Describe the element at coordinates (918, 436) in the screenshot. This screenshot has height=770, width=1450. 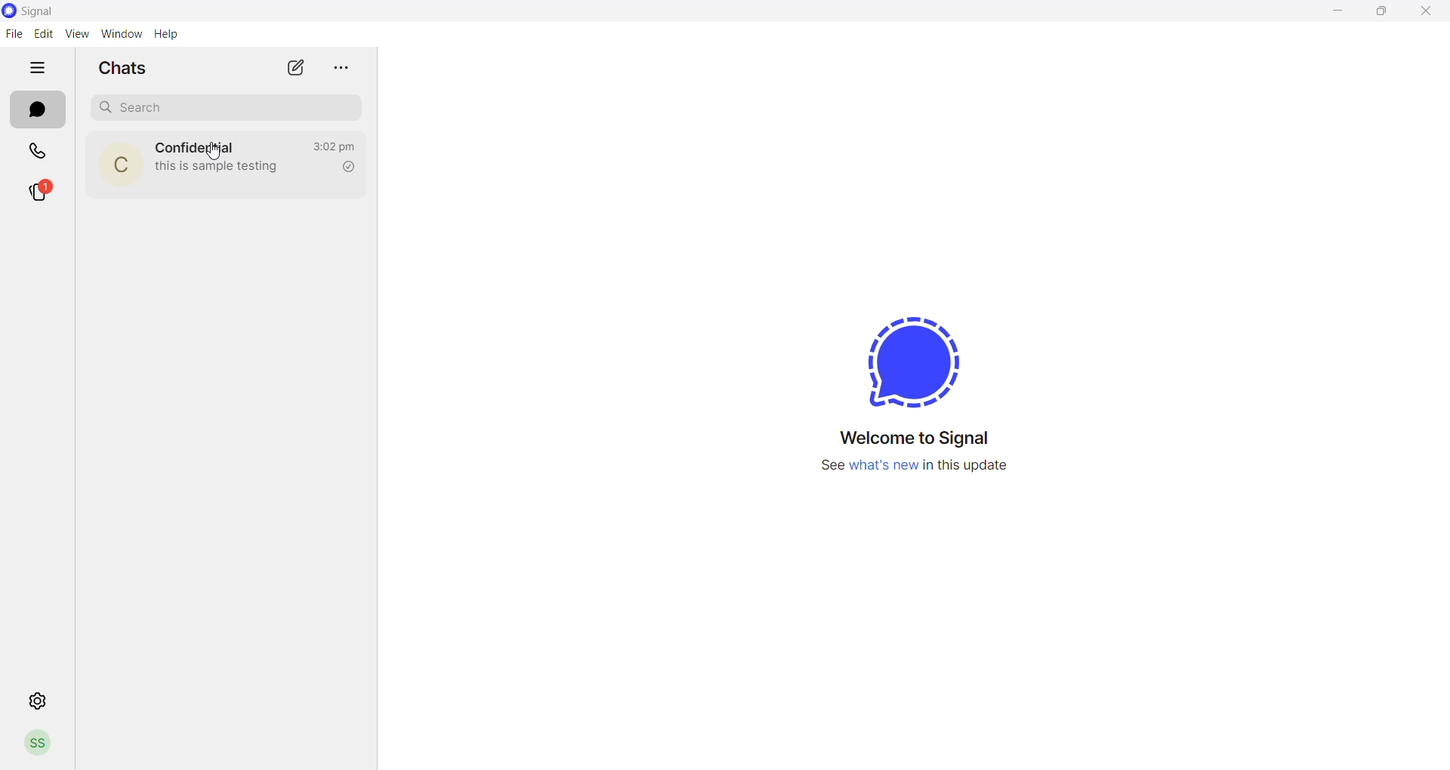
I see `welcome message` at that location.